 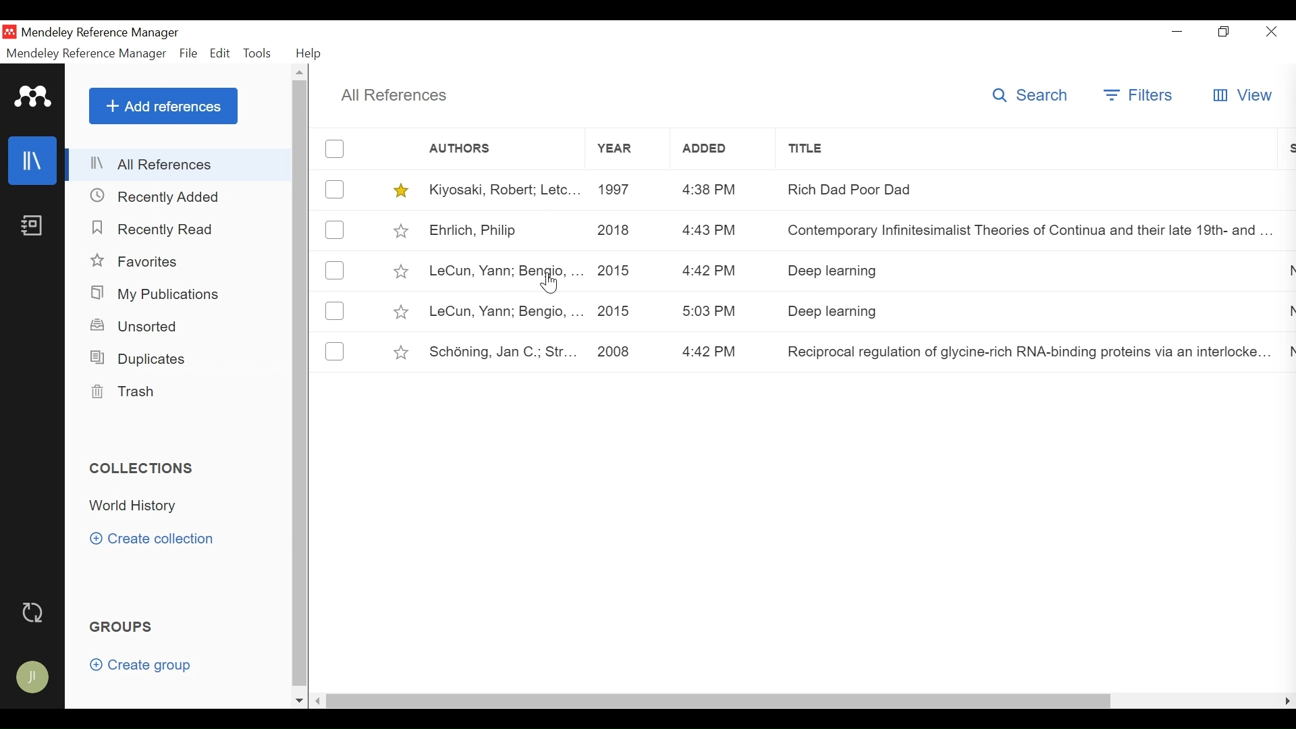 What do you see at coordinates (221, 53) in the screenshot?
I see `Edit` at bounding box center [221, 53].